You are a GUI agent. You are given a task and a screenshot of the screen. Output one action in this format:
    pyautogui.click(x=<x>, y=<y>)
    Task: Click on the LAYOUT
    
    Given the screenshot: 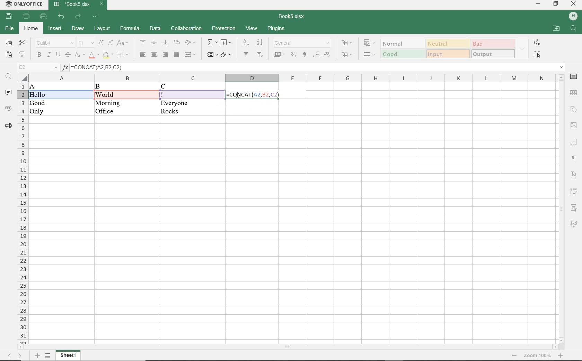 What is the action you would take?
    pyautogui.click(x=103, y=29)
    